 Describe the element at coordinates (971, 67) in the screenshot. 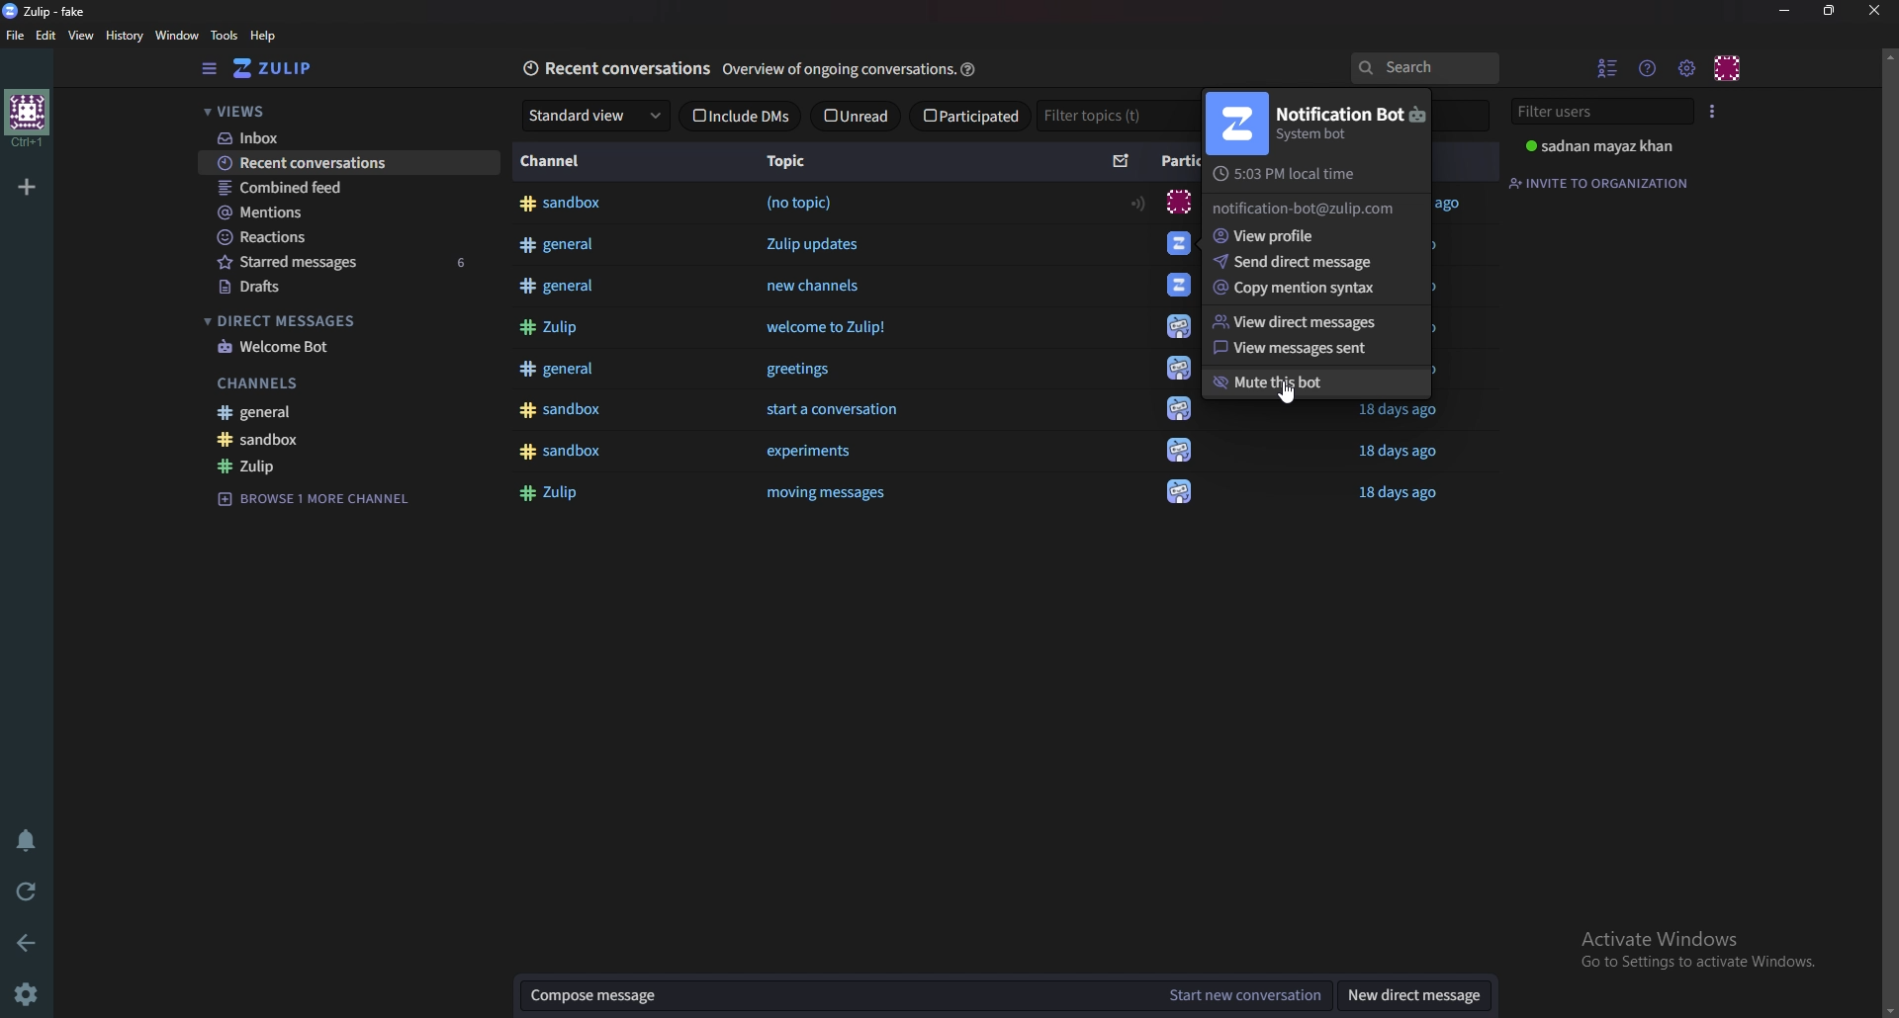

I see `help` at that location.